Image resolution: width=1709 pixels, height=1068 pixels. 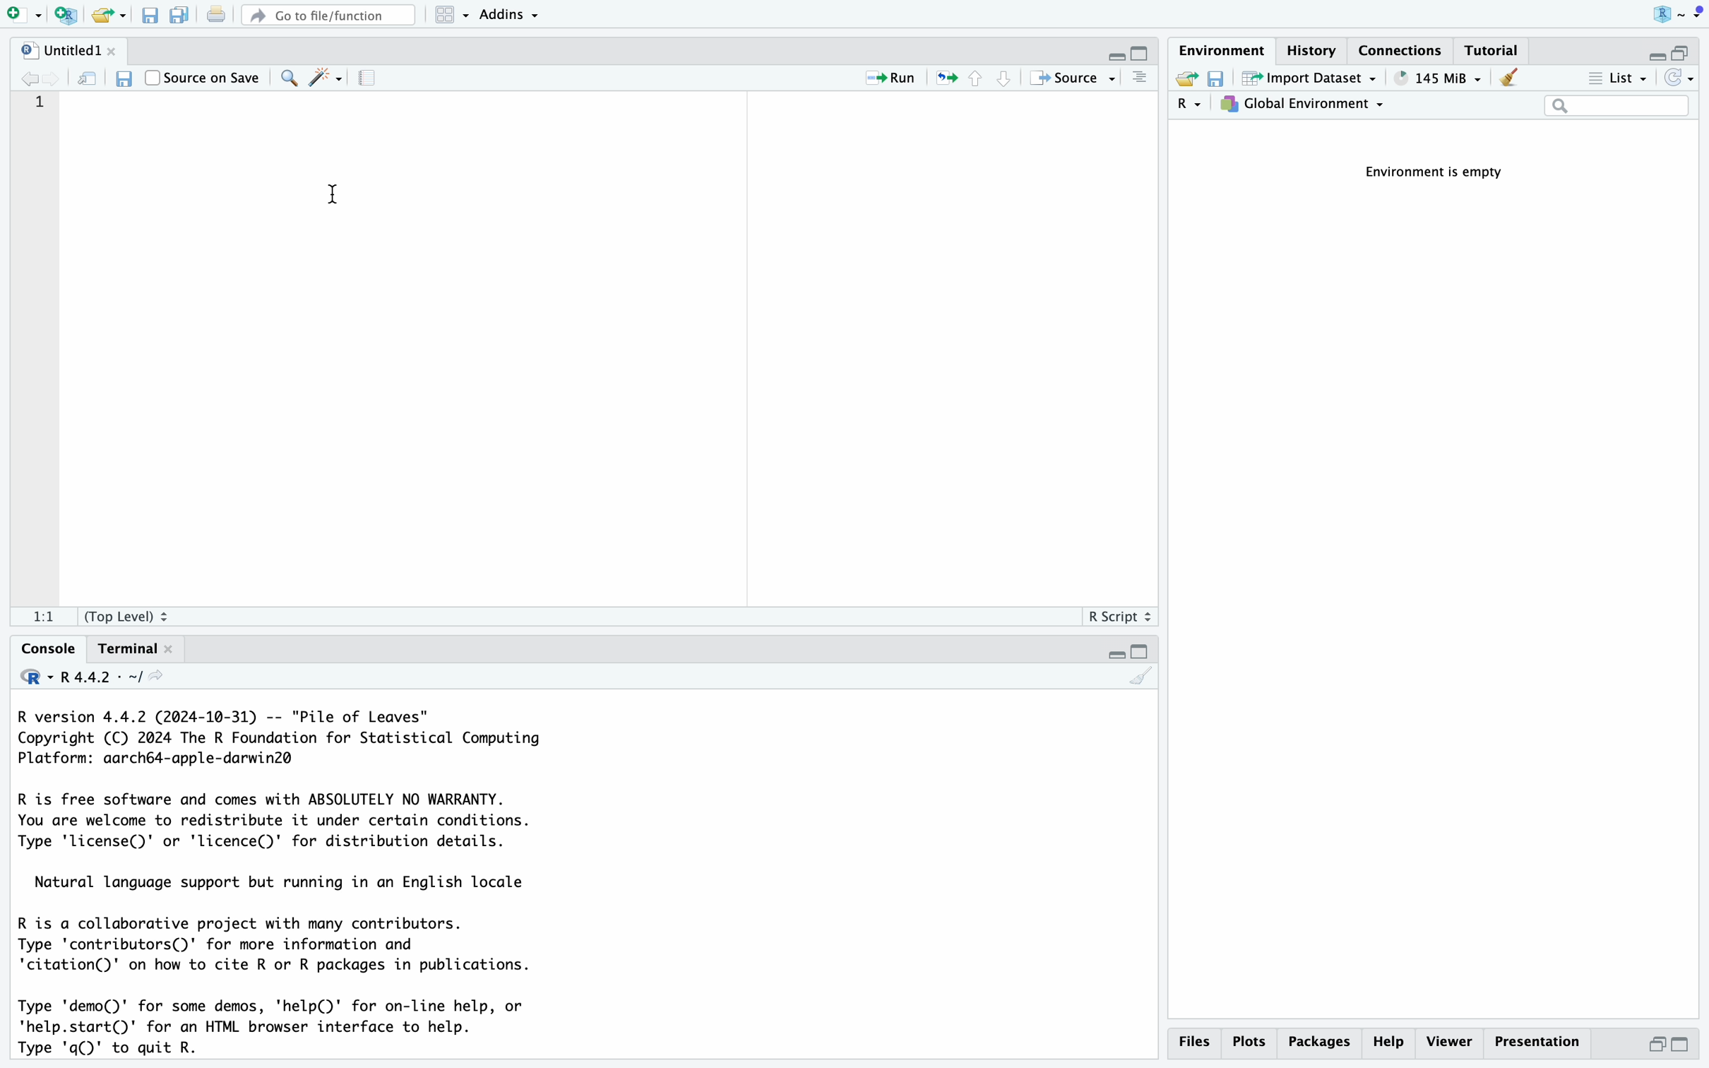 I want to click on dropdown, so click(x=1696, y=13).